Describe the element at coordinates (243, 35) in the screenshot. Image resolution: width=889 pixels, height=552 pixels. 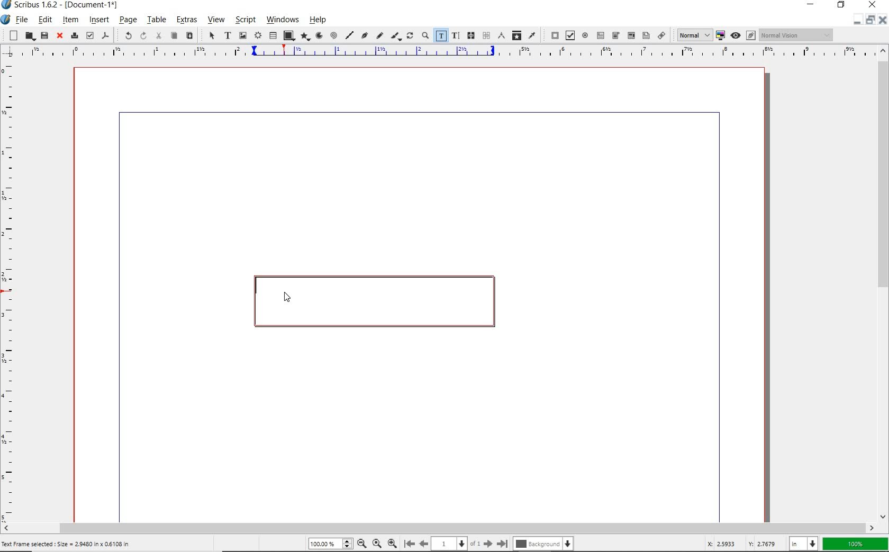
I see `image frame` at that location.